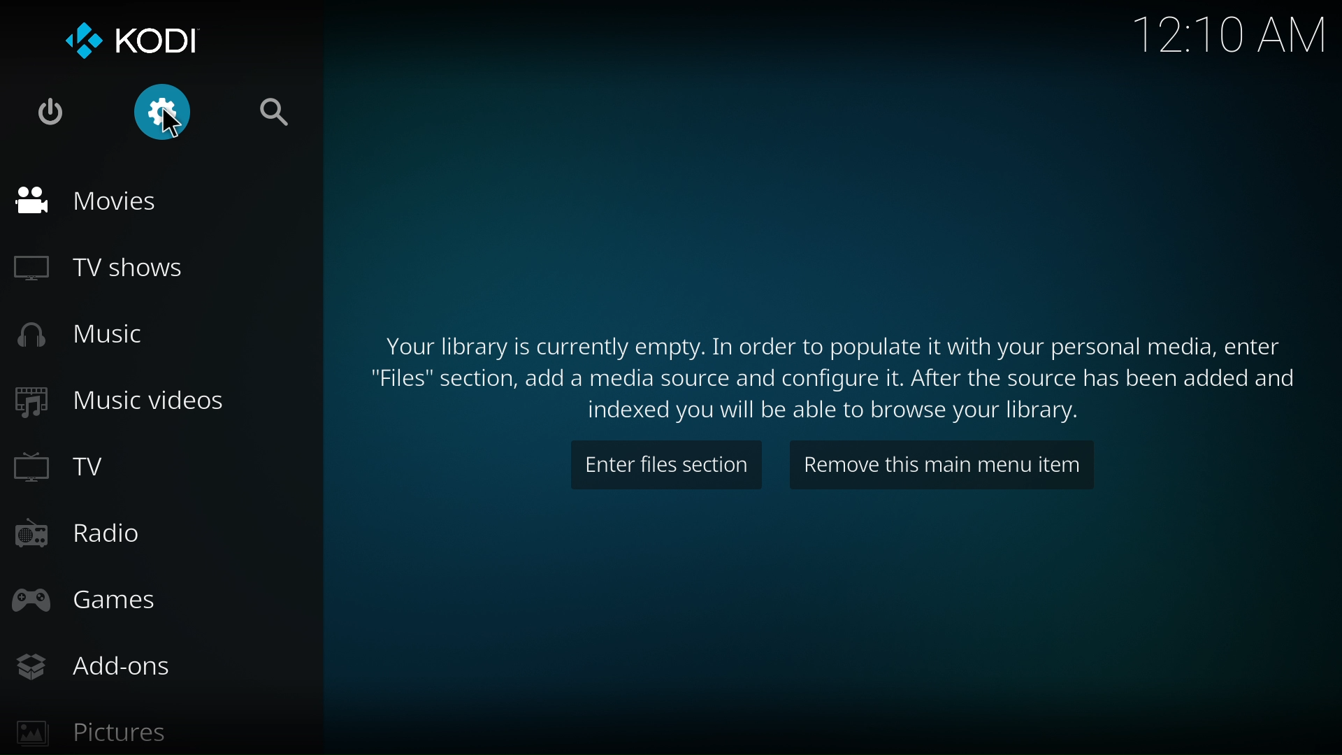 The width and height of the screenshot is (1342, 755). I want to click on remove this item, so click(949, 470).